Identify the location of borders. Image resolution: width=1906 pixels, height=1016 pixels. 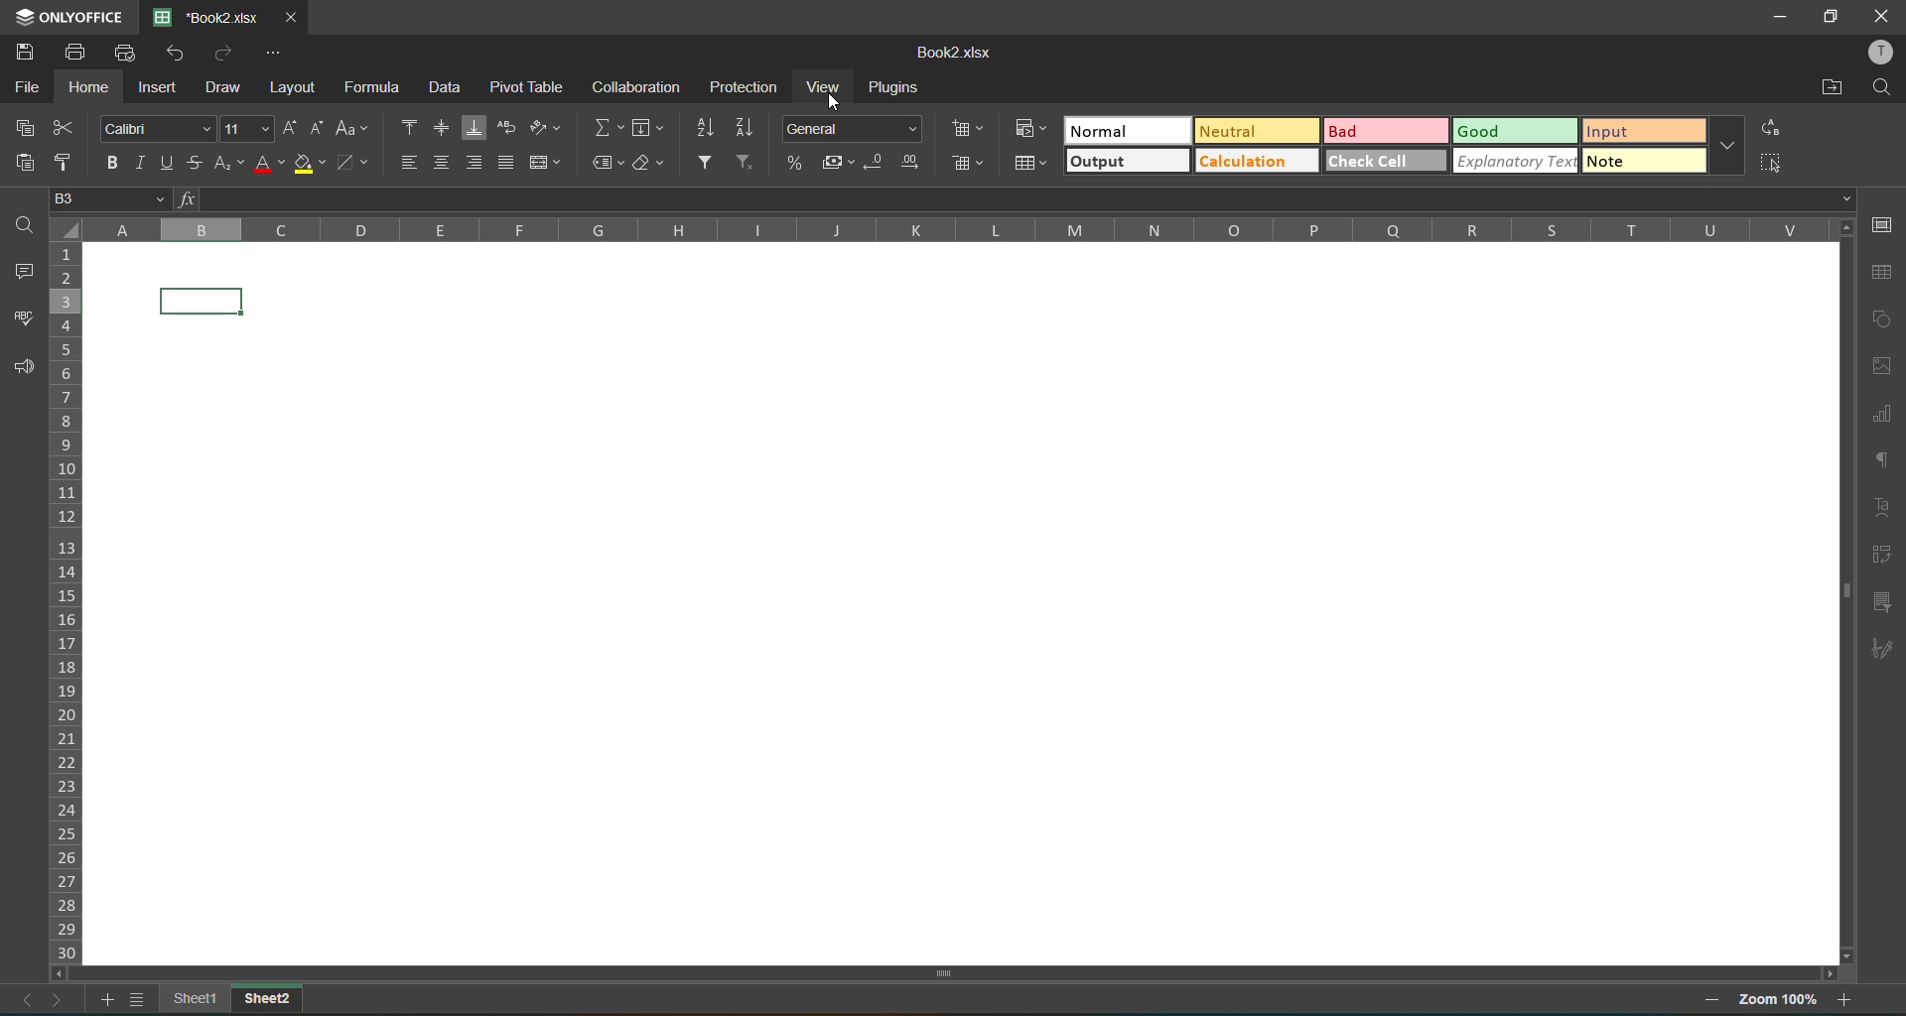
(351, 165).